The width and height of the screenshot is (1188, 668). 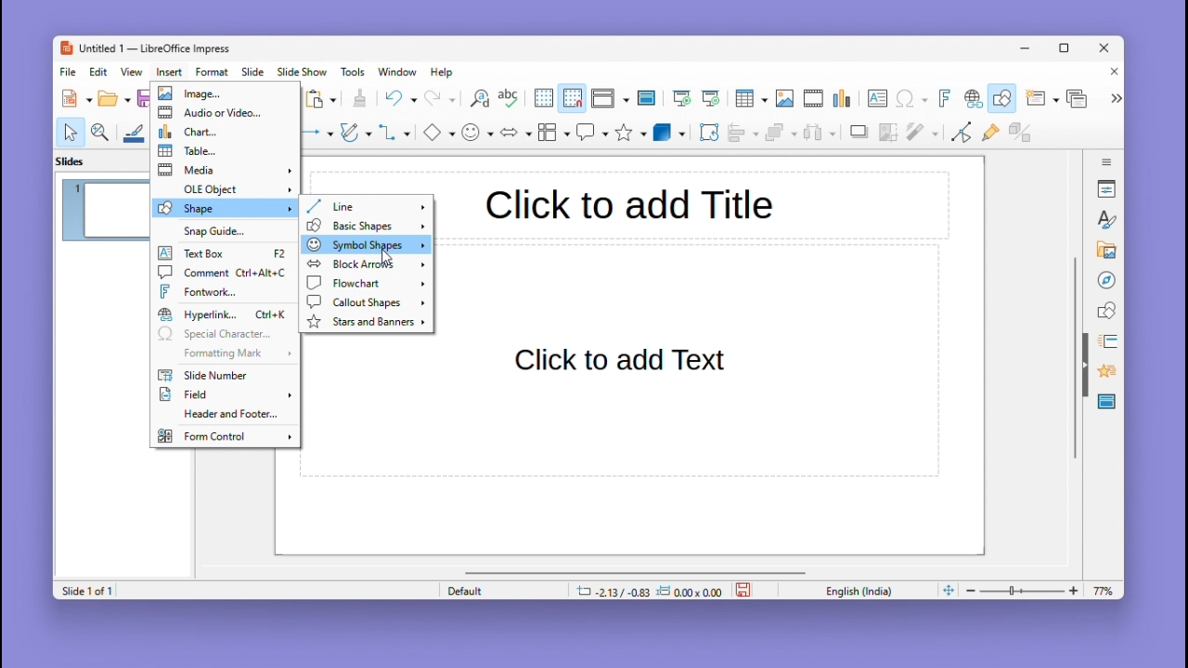 I want to click on Textbox, so click(x=225, y=254).